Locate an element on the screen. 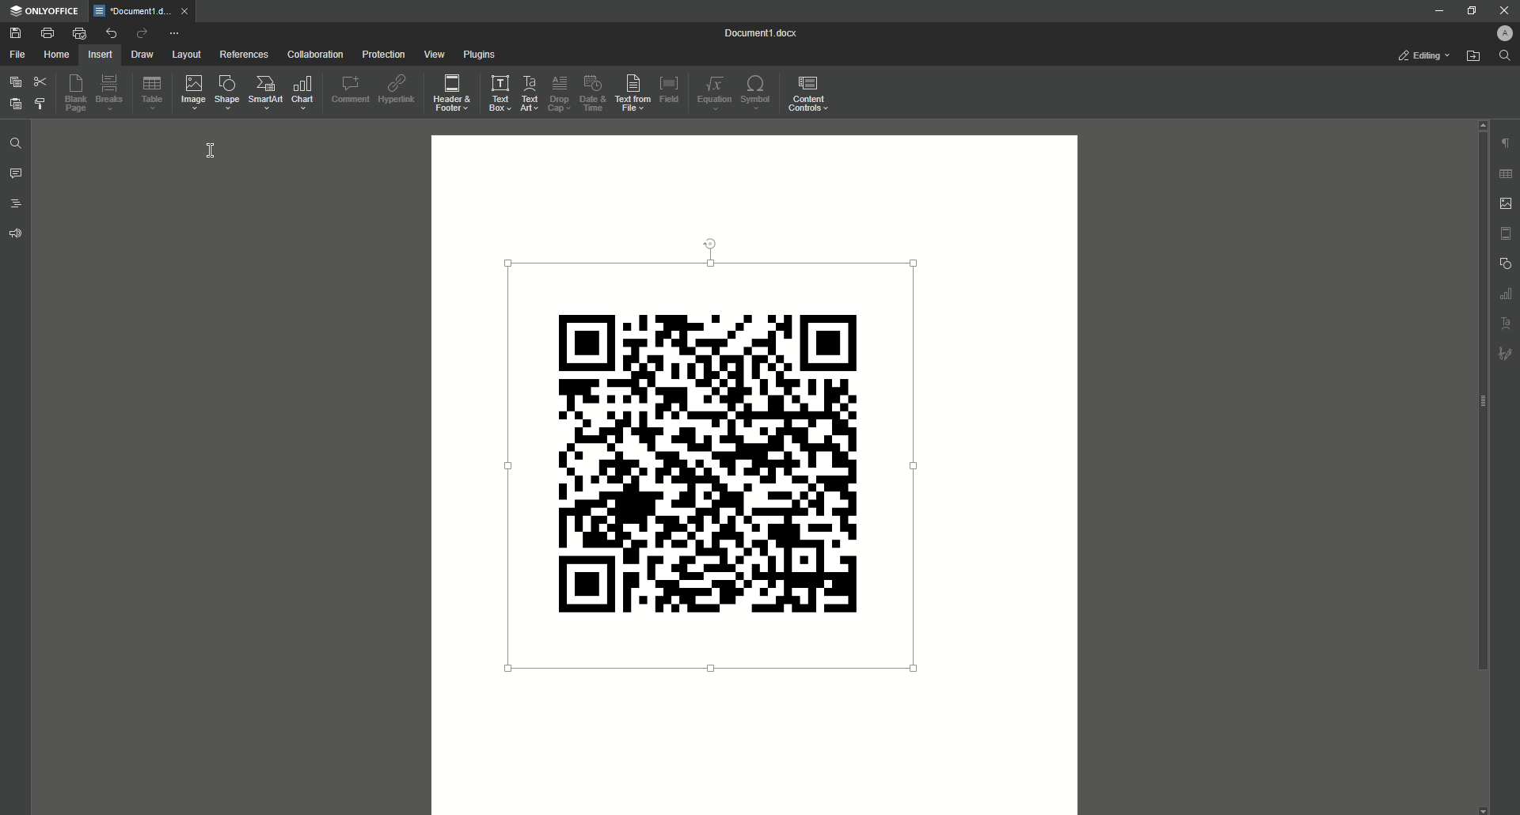  Shape is located at coordinates (227, 94).